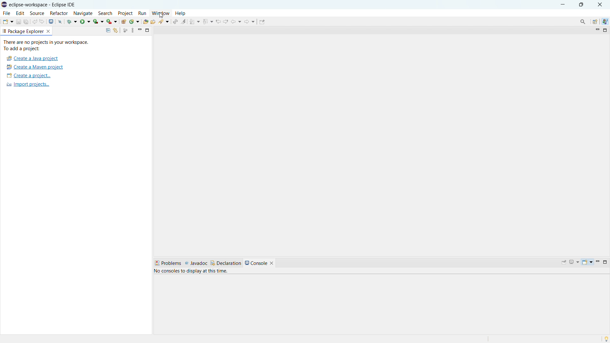 This screenshot has height=343, width=610. What do you see at coordinates (139, 30) in the screenshot?
I see `minimize` at bounding box center [139, 30].